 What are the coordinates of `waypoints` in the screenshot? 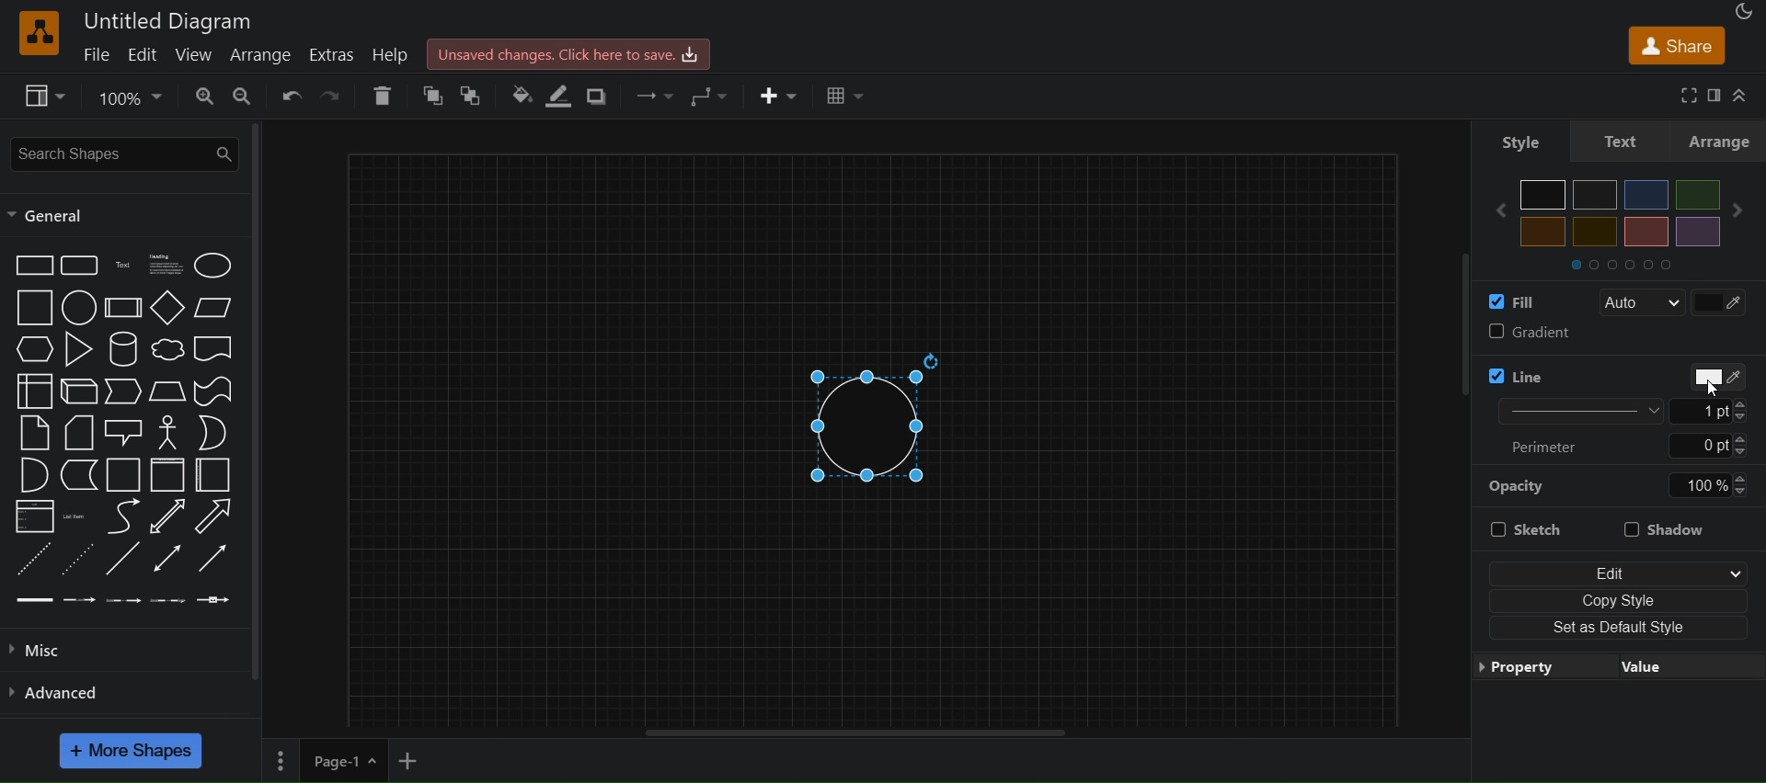 It's located at (710, 96).